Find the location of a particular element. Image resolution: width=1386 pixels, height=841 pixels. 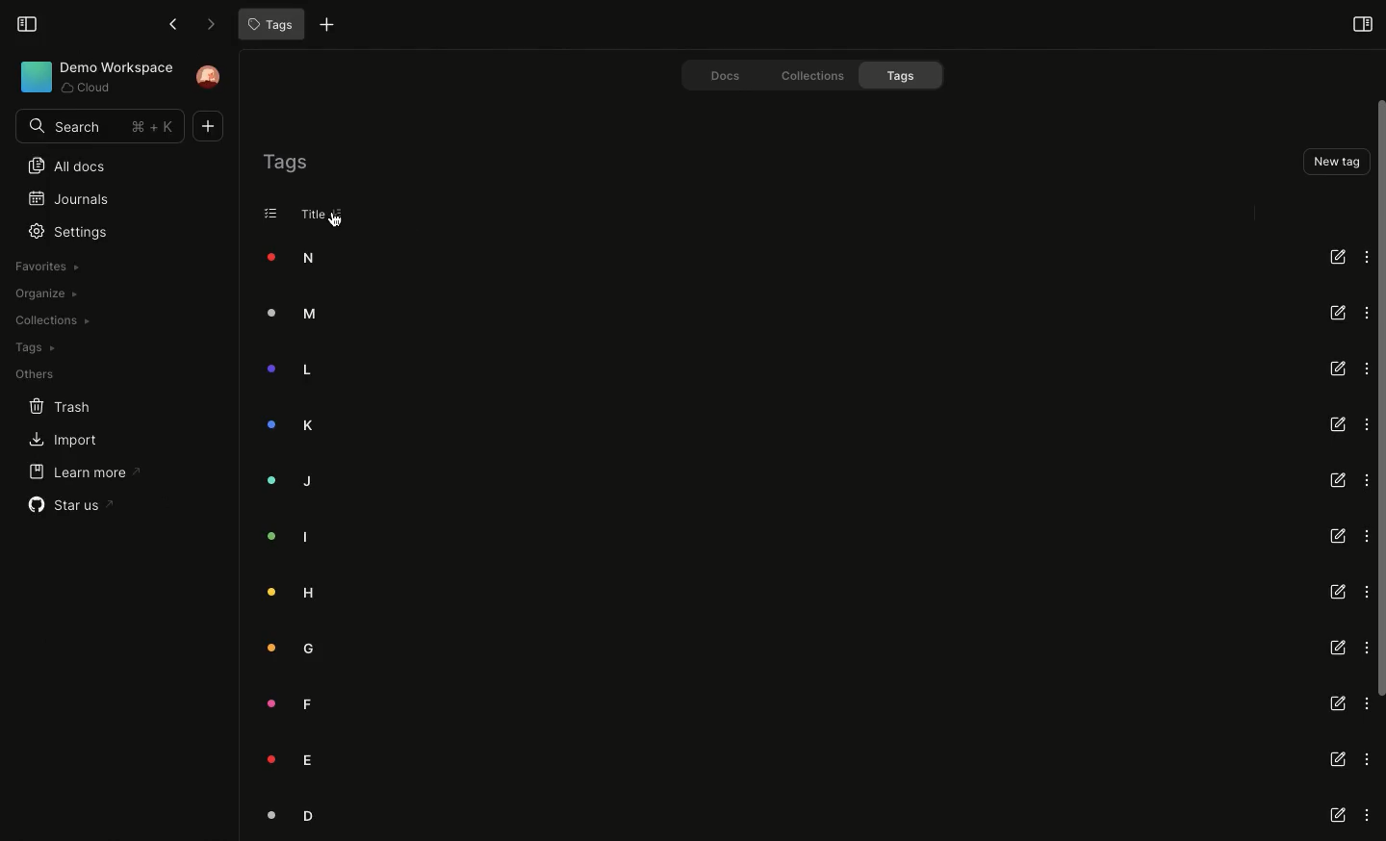

Settings is located at coordinates (72, 231).